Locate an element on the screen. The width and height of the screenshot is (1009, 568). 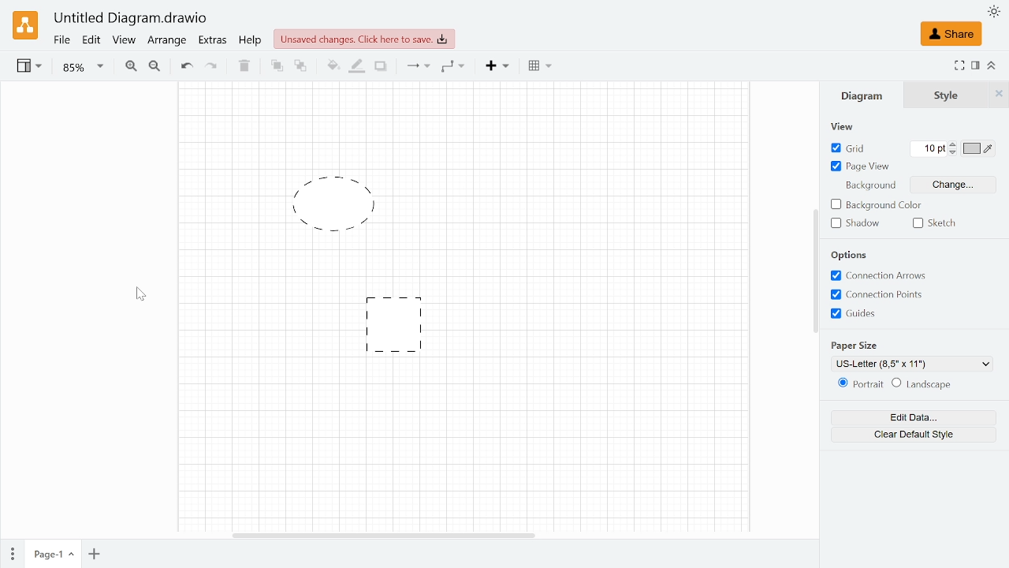
Fill line is located at coordinates (355, 67).